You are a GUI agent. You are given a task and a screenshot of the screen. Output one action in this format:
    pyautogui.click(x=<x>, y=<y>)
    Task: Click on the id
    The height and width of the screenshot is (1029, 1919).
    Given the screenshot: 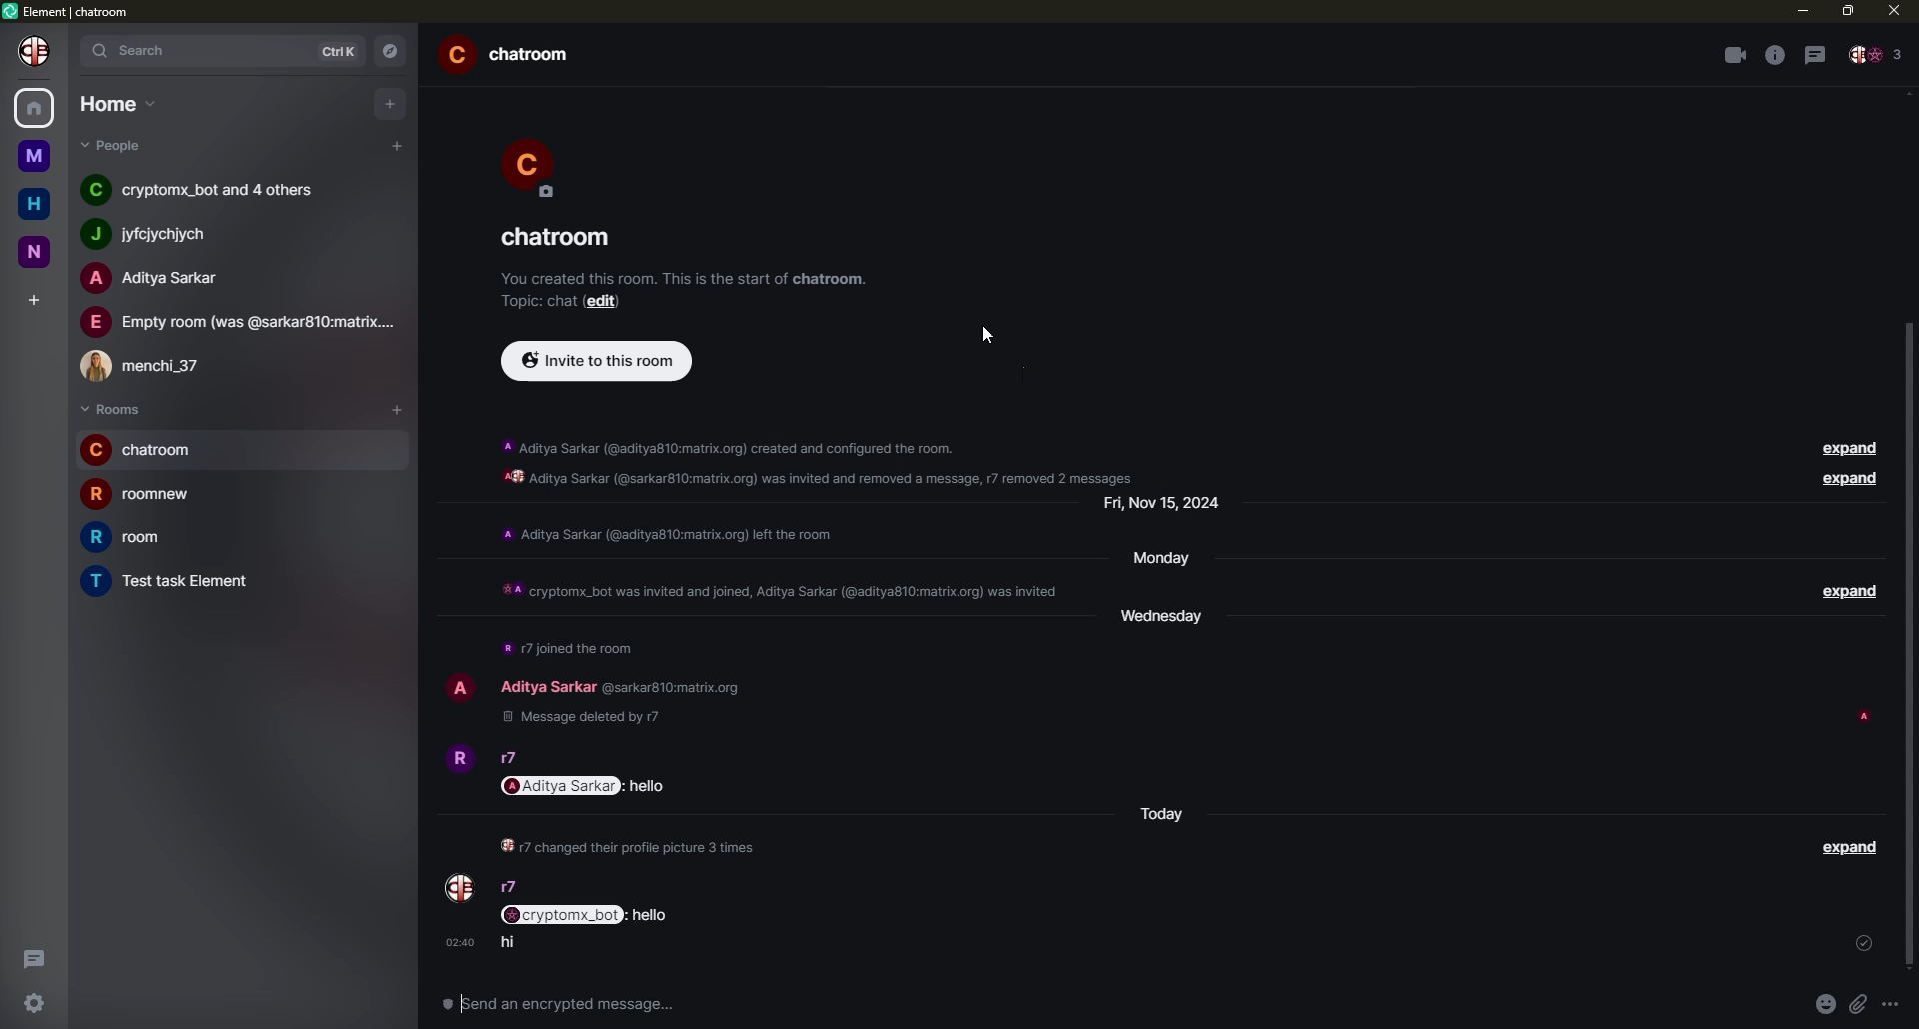 What is the action you would take?
    pyautogui.click(x=673, y=687)
    